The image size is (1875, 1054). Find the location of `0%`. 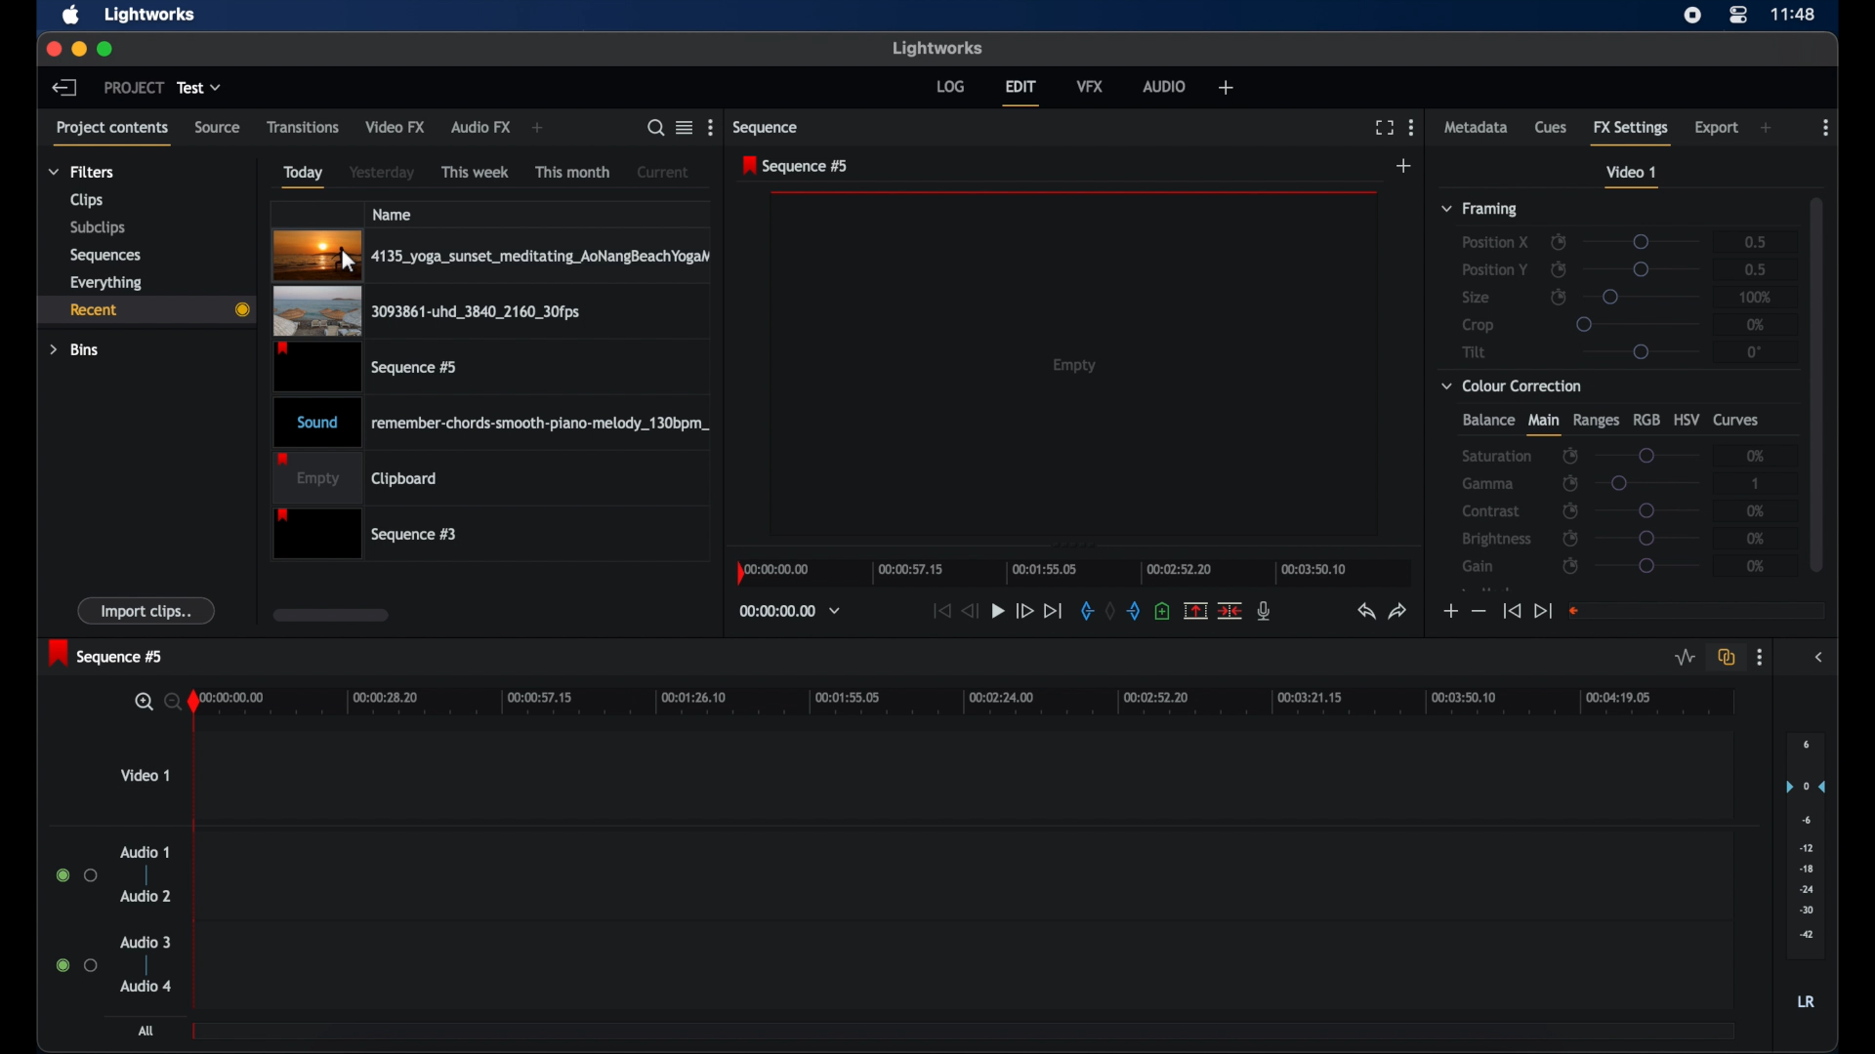

0% is located at coordinates (1753, 512).